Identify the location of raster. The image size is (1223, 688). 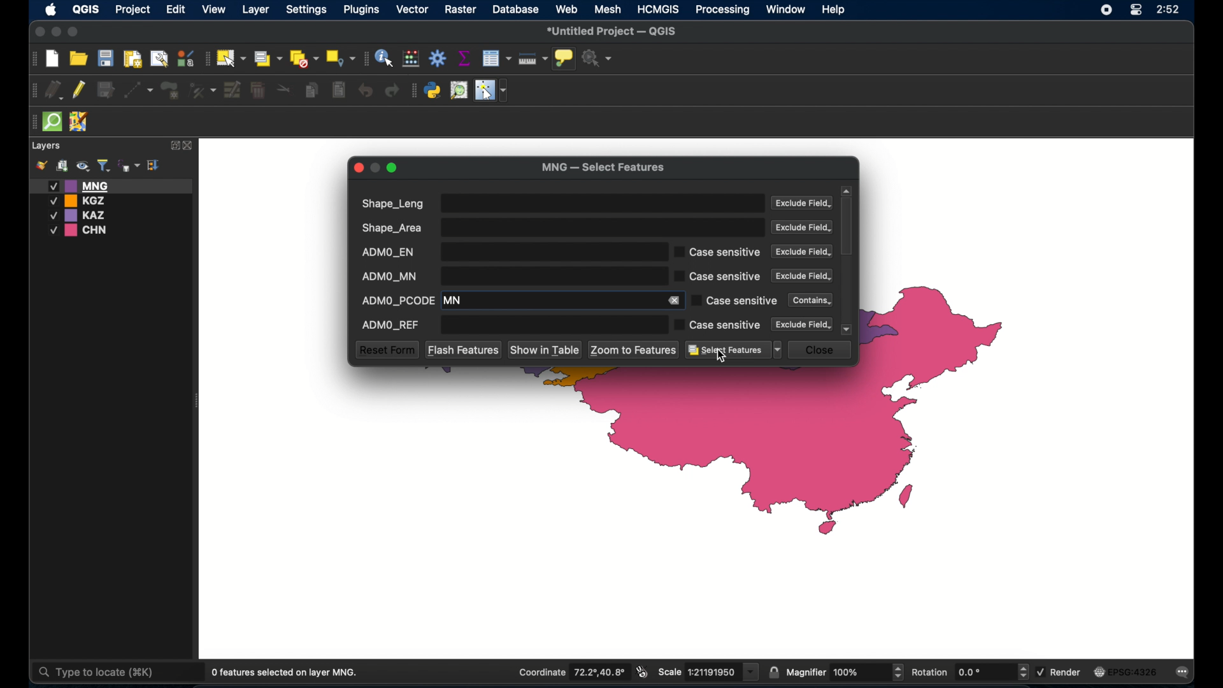
(462, 10).